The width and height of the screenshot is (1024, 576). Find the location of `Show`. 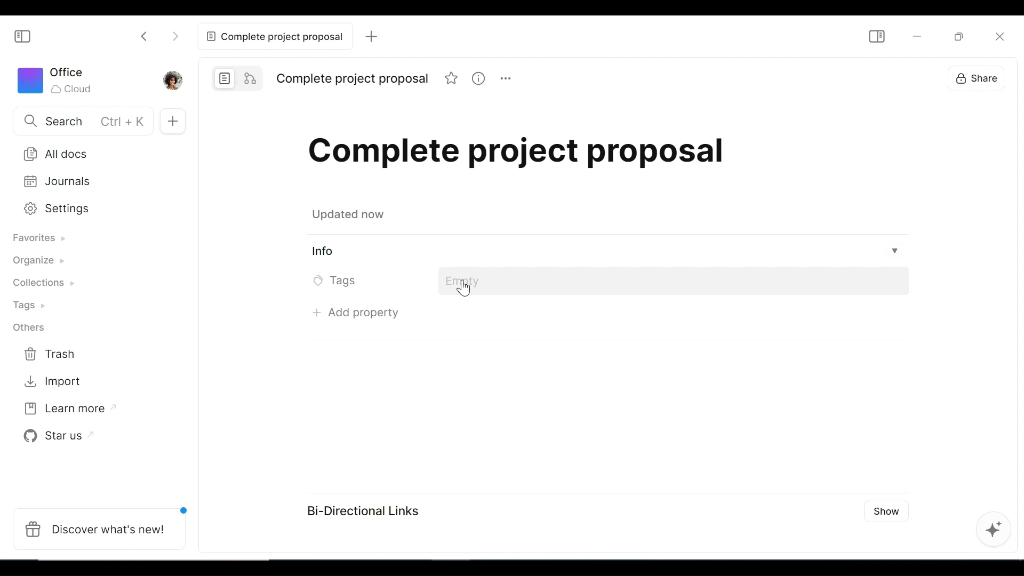

Show is located at coordinates (887, 512).